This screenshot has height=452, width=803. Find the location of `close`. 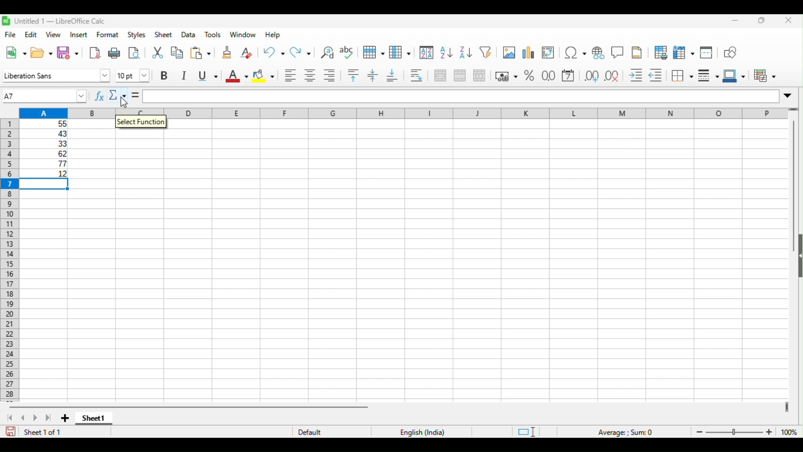

close is located at coordinates (787, 21).